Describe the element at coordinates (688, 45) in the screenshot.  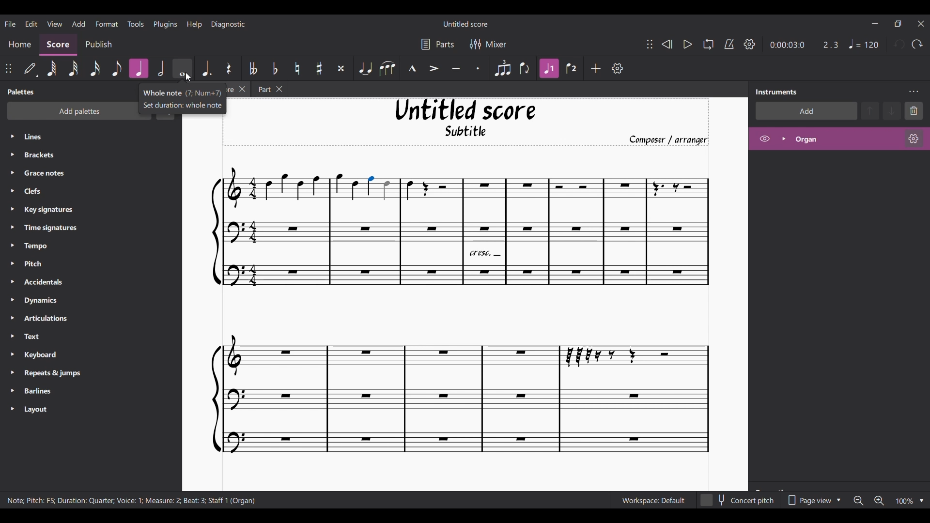
I see `Play` at that location.